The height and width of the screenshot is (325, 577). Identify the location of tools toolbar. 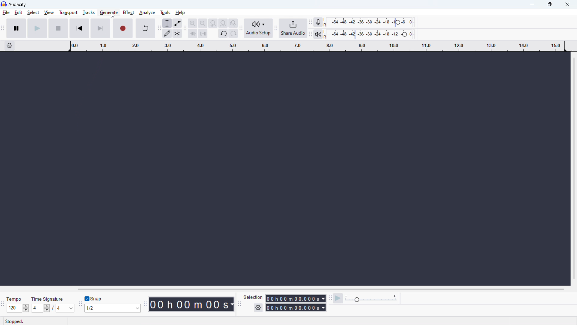
(160, 28).